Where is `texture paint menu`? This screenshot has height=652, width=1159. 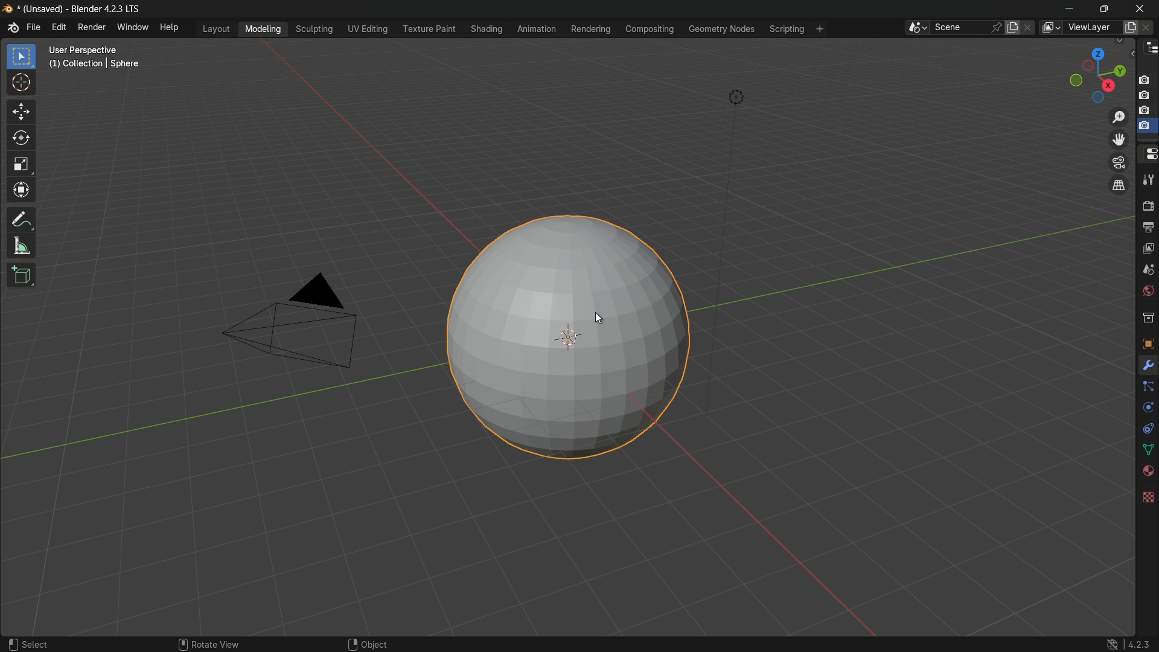 texture paint menu is located at coordinates (429, 29).